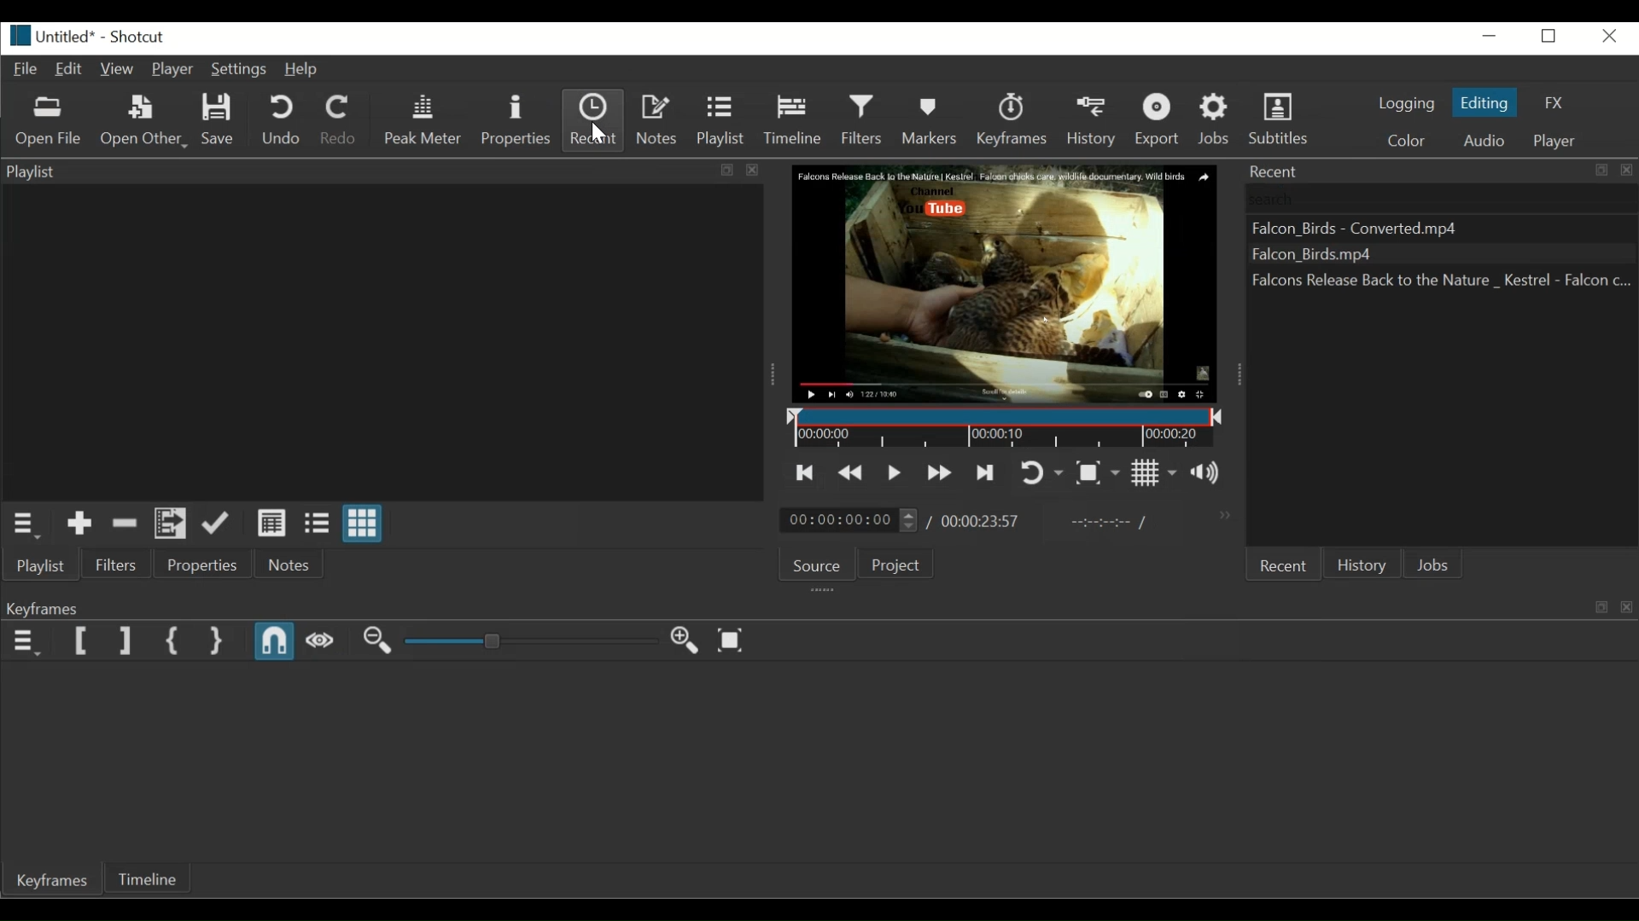 The image size is (1639, 921). I want to click on Settings, so click(239, 70).